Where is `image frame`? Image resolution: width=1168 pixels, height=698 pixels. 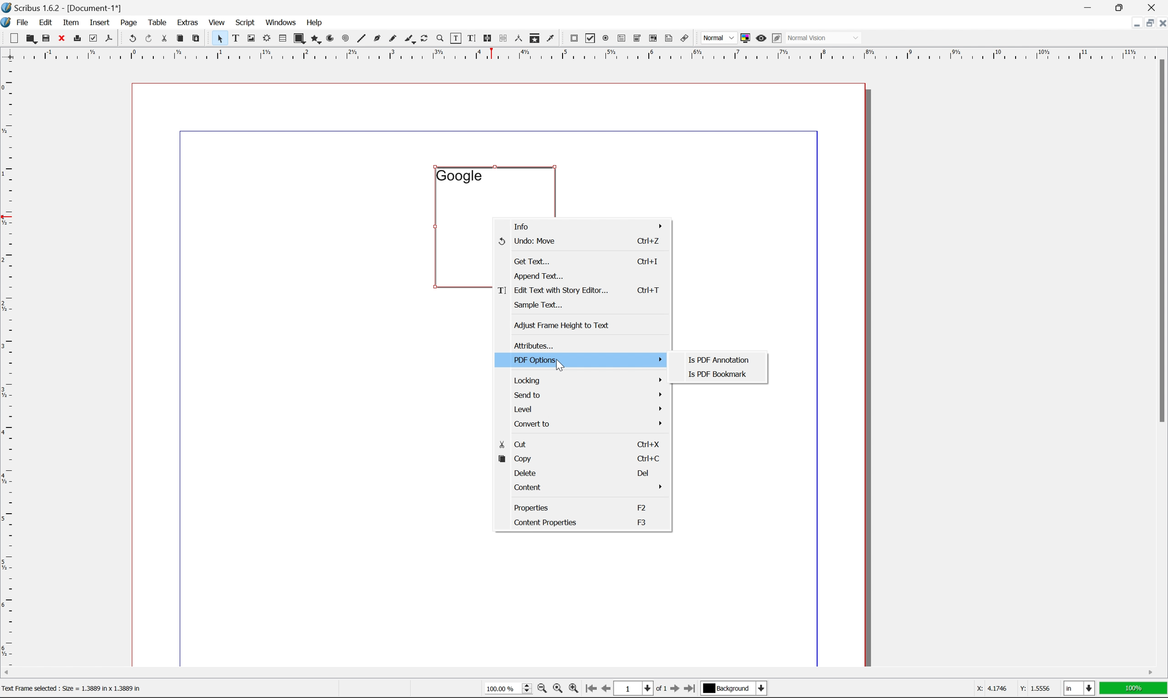
image frame is located at coordinates (251, 39).